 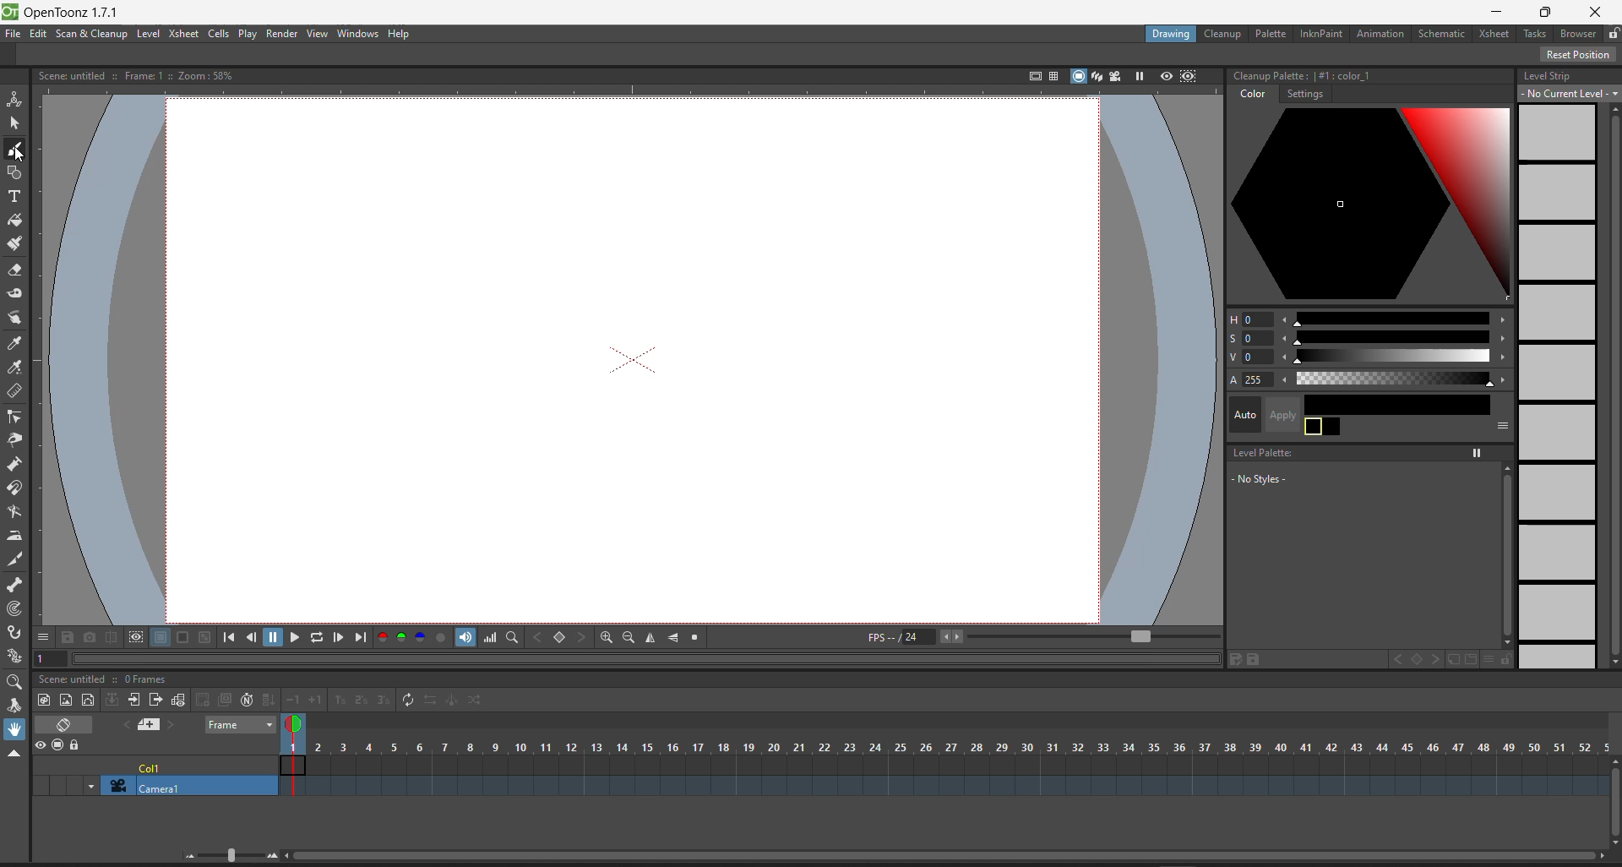 I want to click on previous key, so click(x=1390, y=659).